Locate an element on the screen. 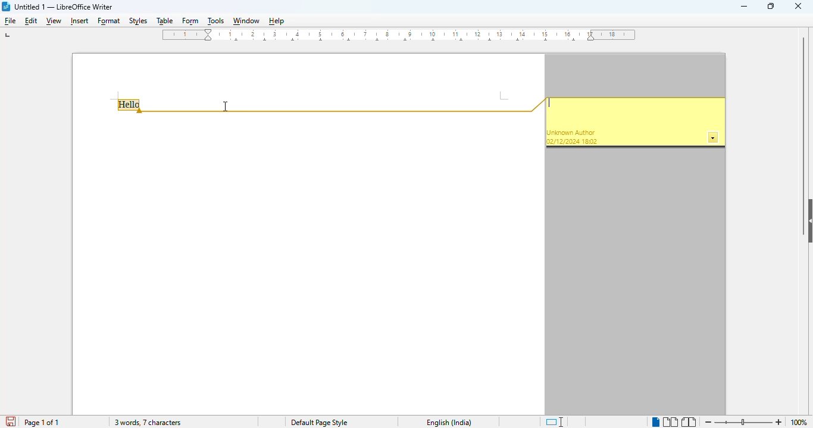 Image resolution: width=813 pixels, height=428 pixels. zoom is located at coordinates (743, 421).